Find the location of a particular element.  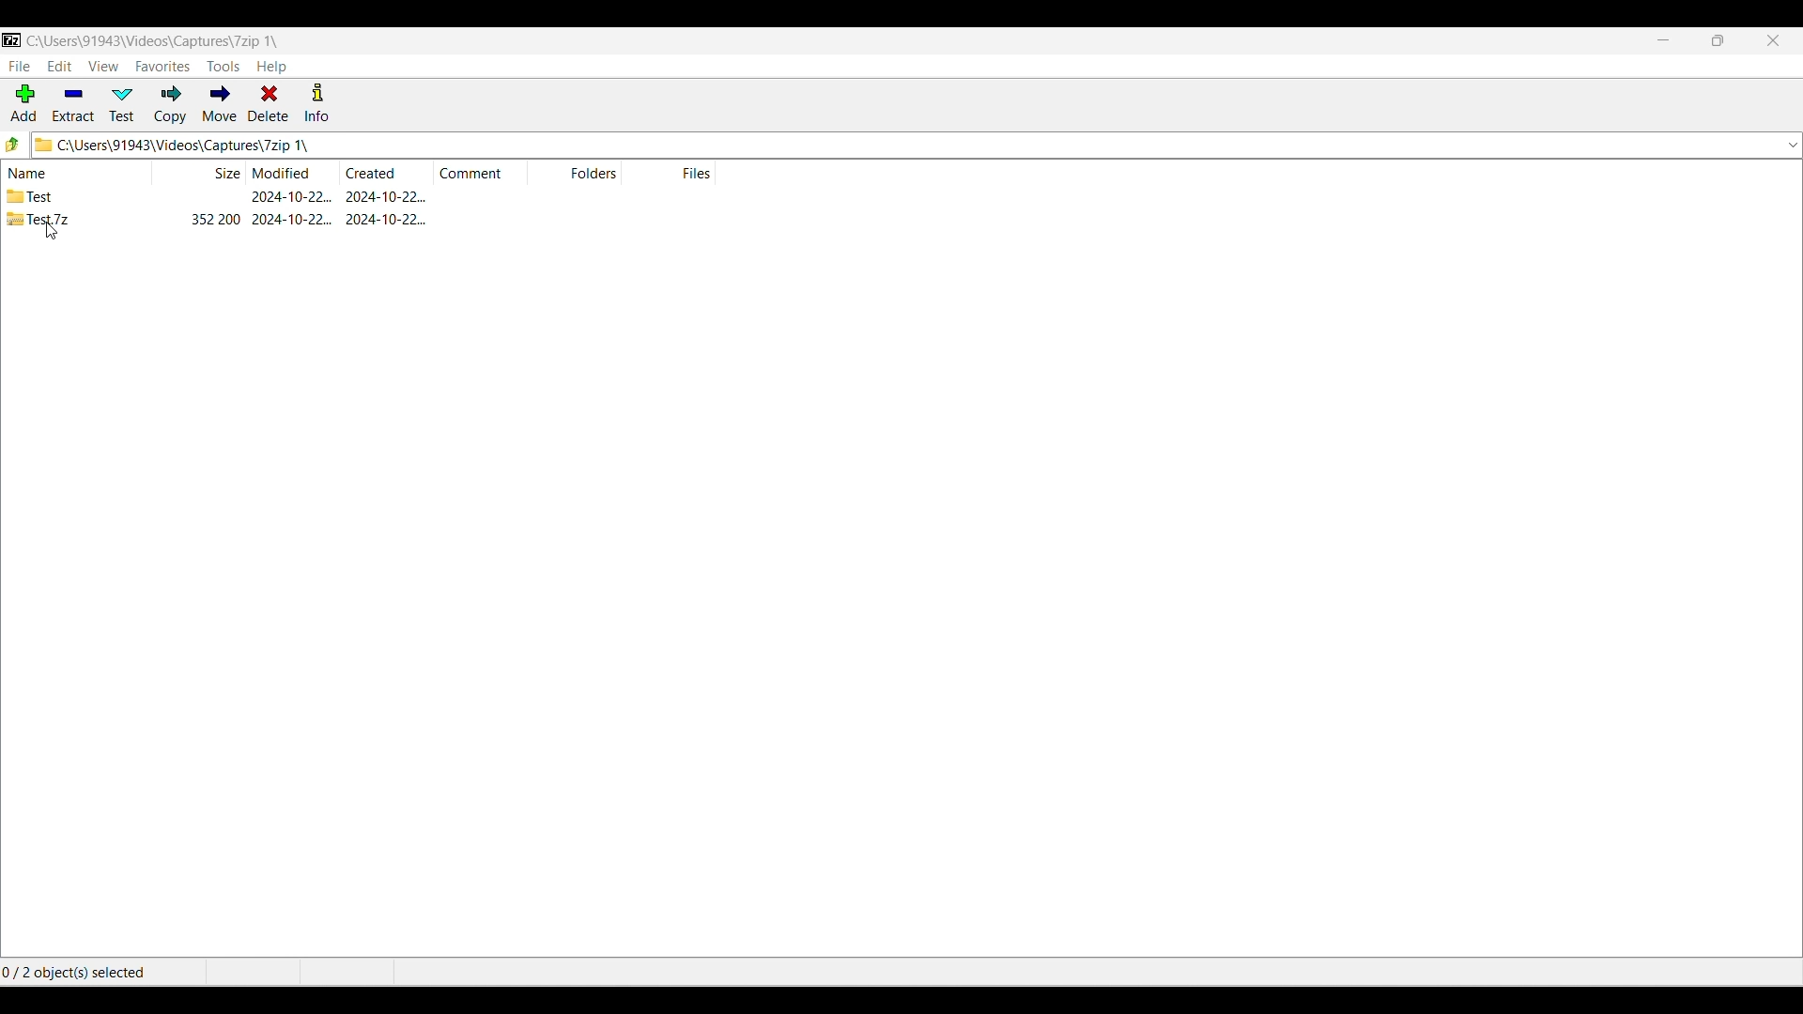

352200 2024-10-22. 2024-10-22. is located at coordinates (315, 221).